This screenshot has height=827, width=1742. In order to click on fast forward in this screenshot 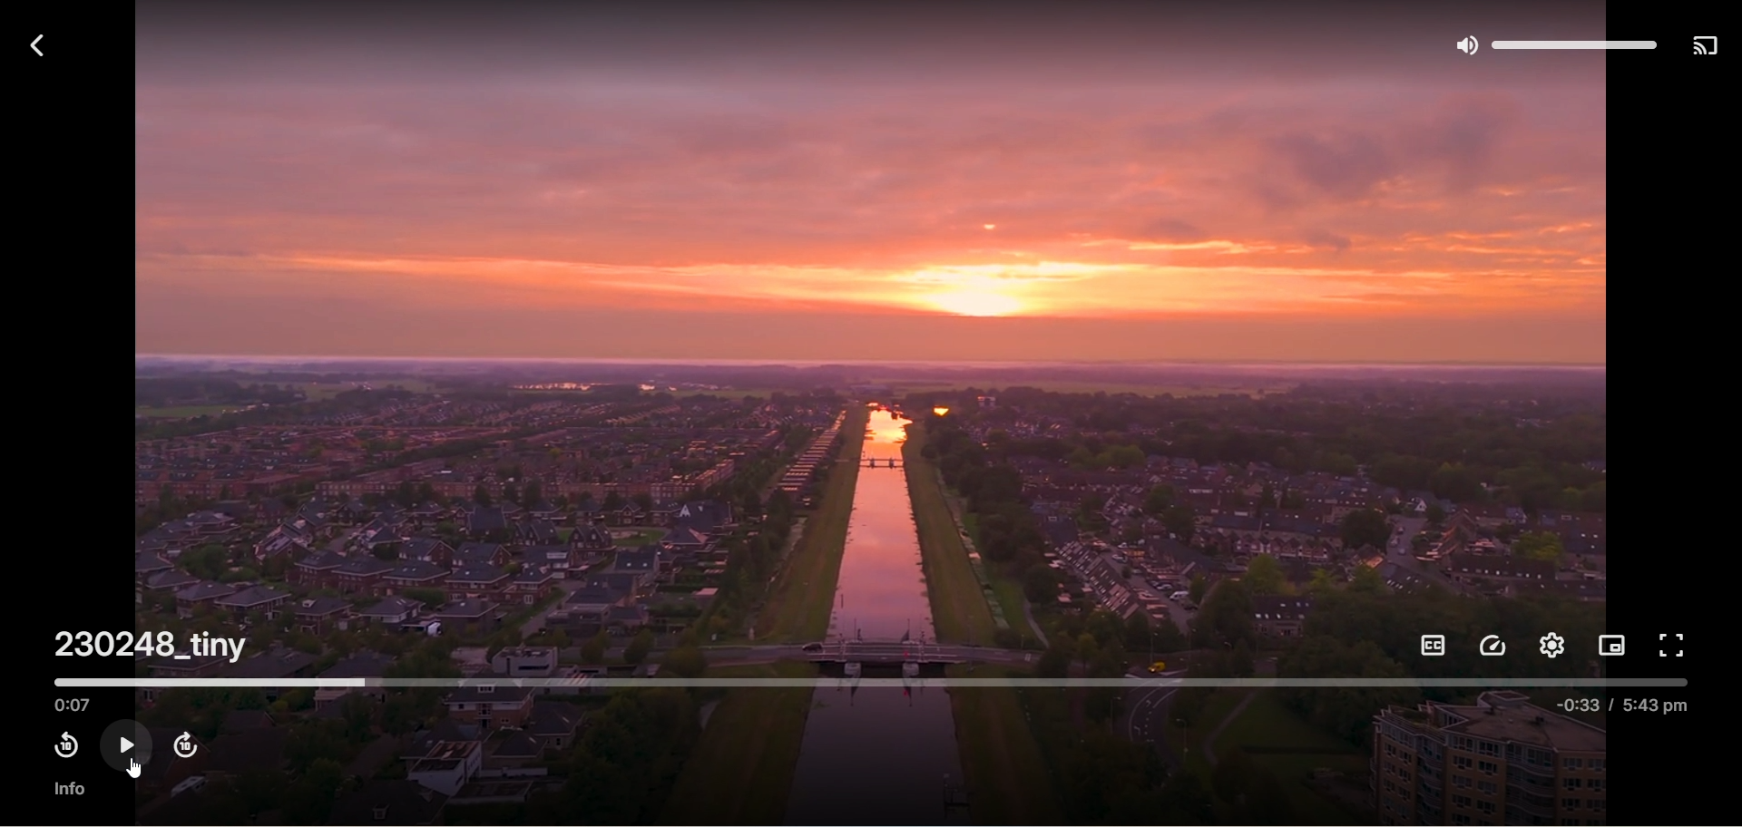, I will do `click(191, 743)`.